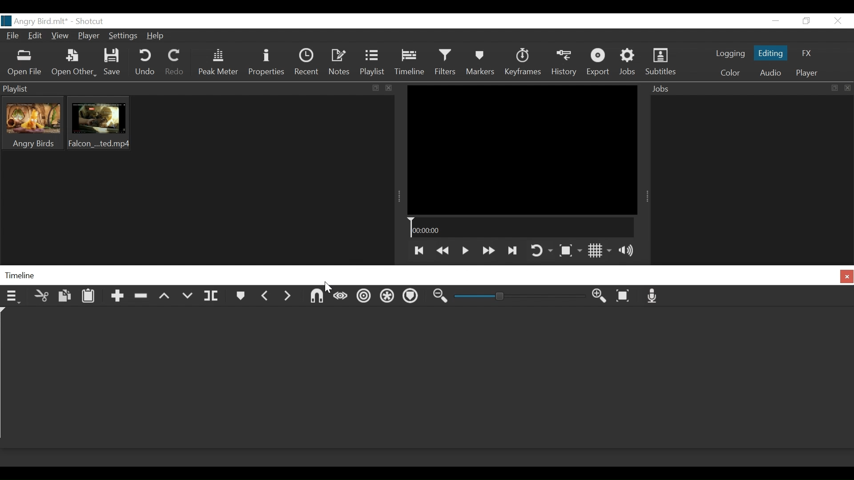 This screenshot has width=854, height=480. I want to click on Media Viewer, so click(521, 149).